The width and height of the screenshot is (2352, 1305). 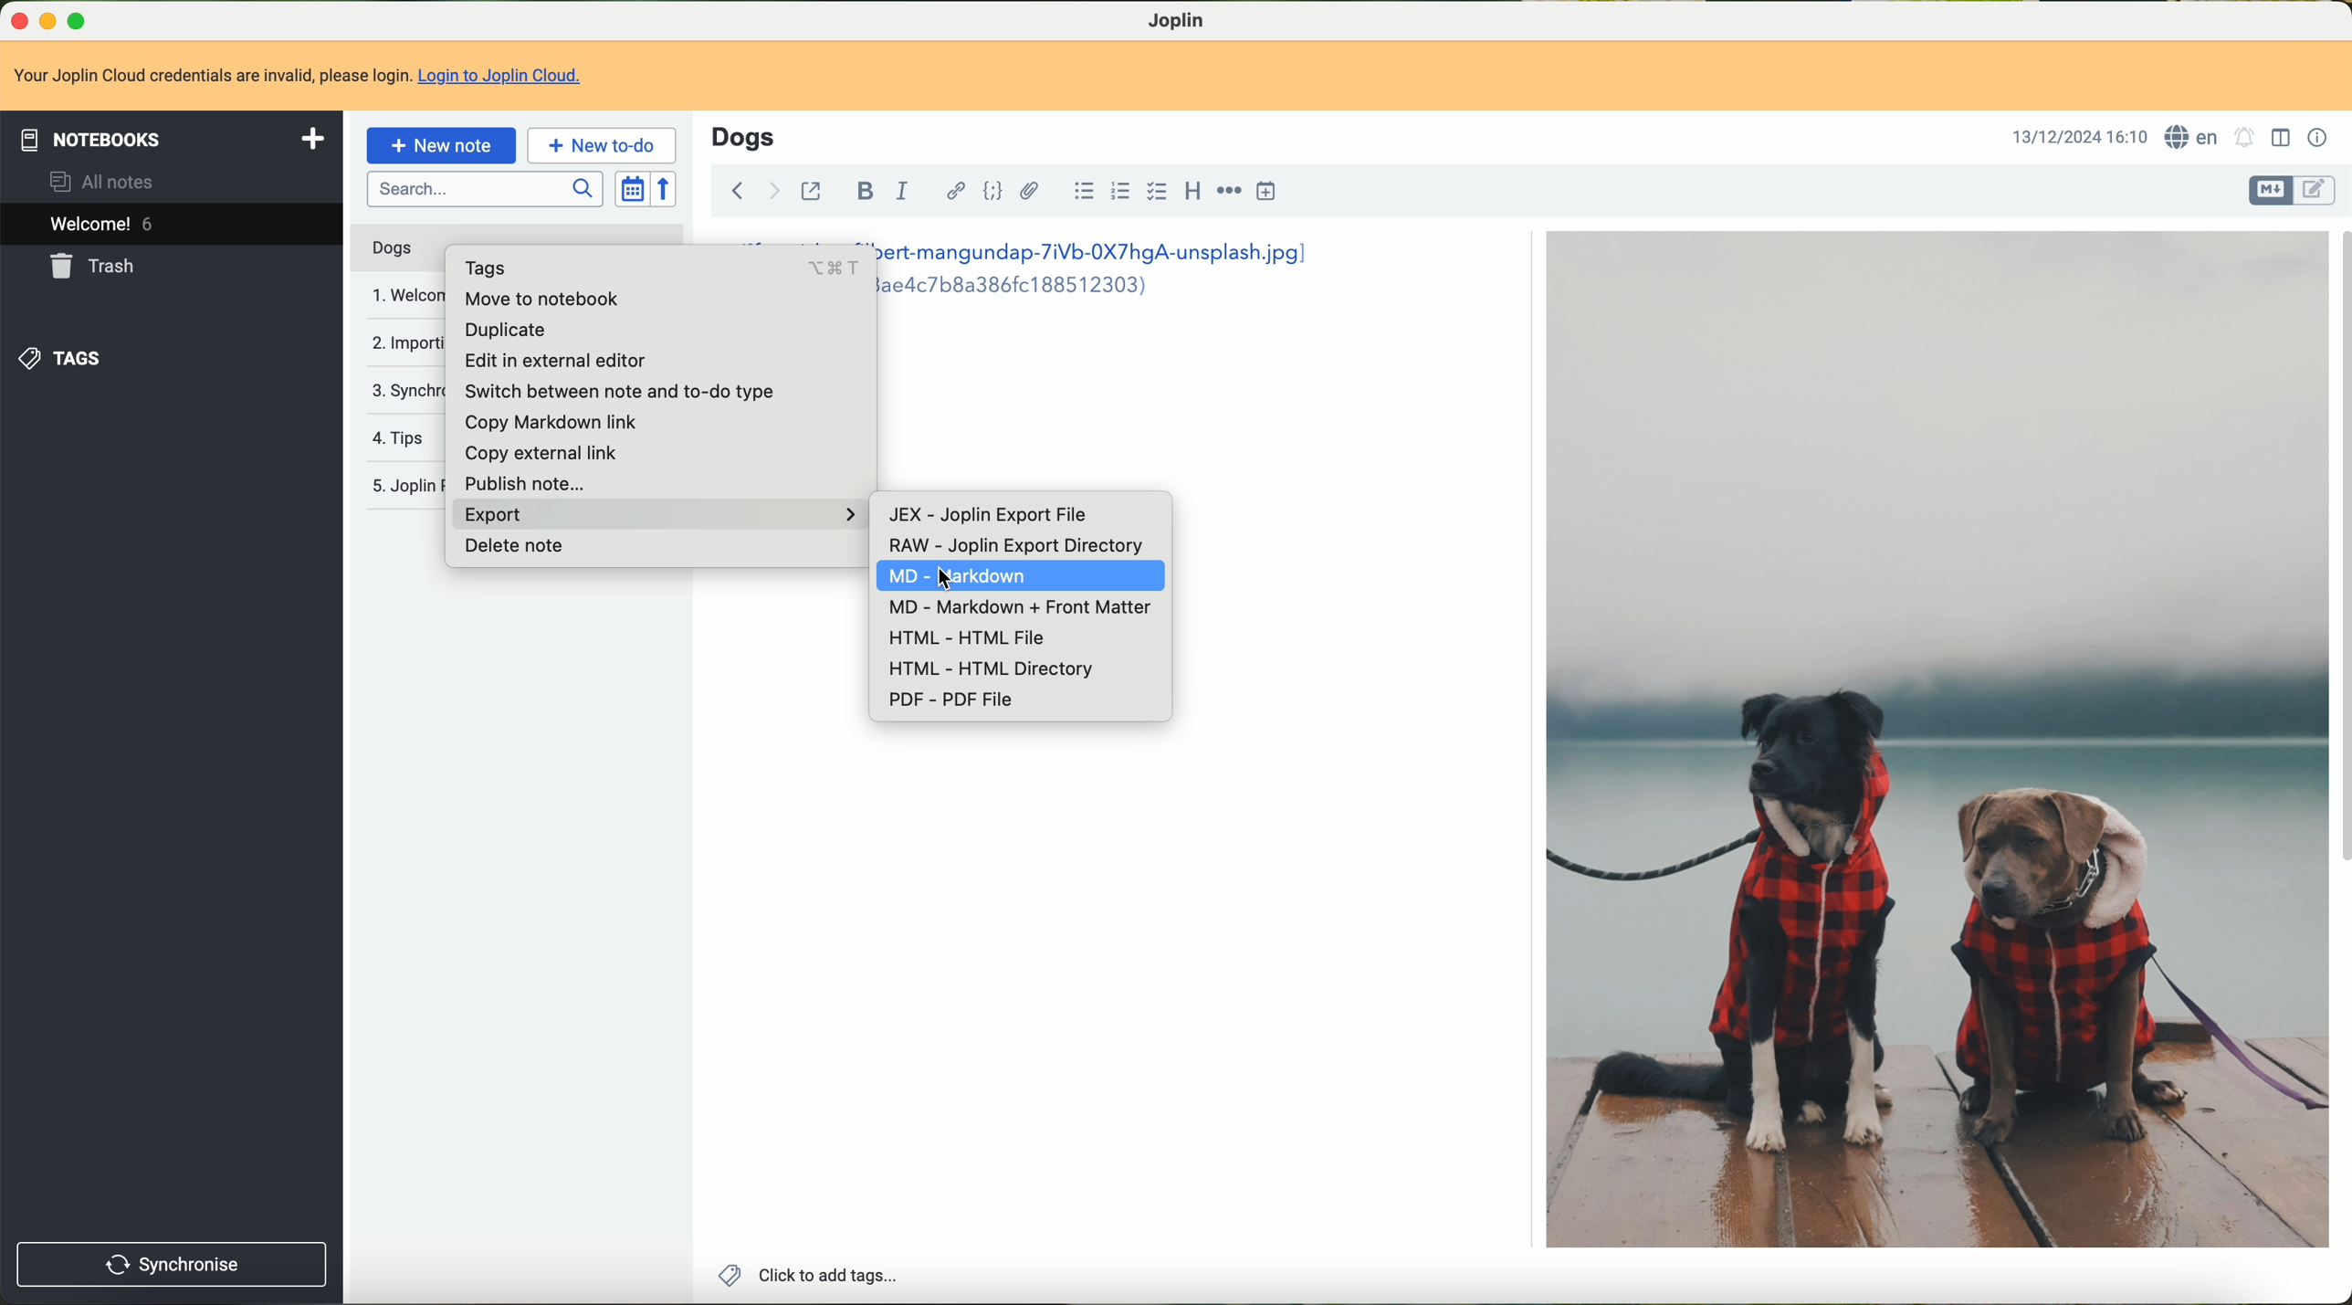 I want to click on search bar, so click(x=486, y=190).